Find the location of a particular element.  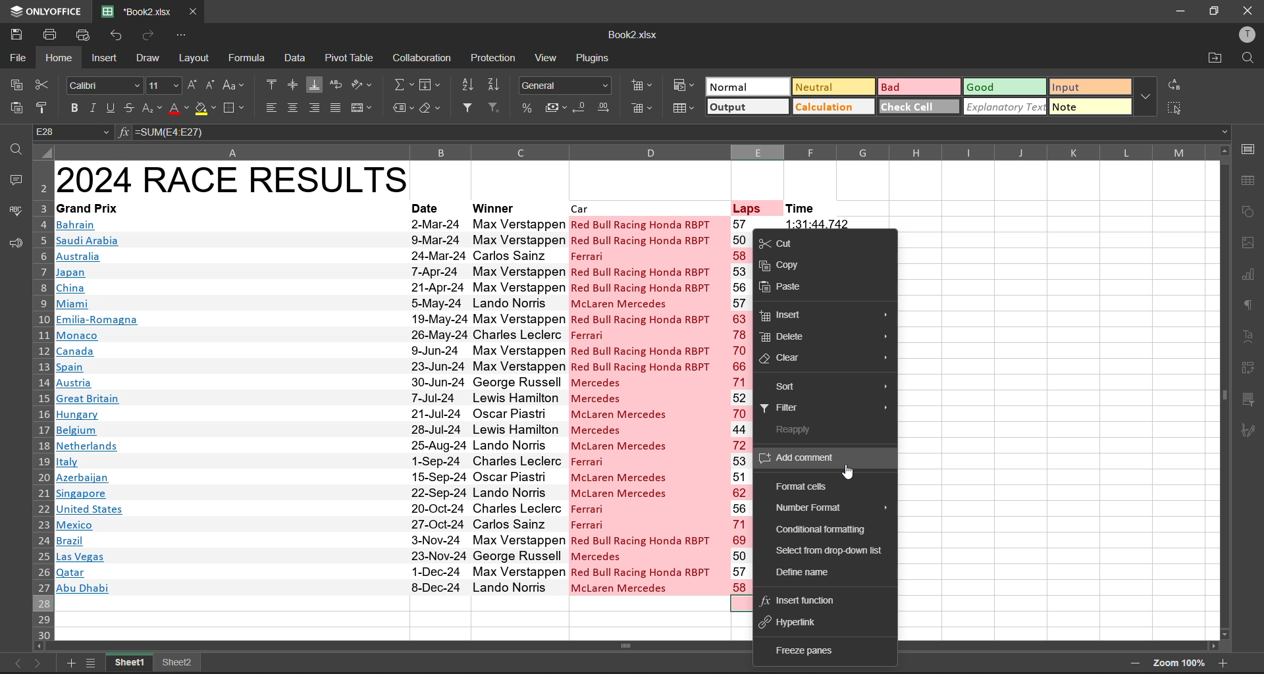

collaboration is located at coordinates (424, 59).